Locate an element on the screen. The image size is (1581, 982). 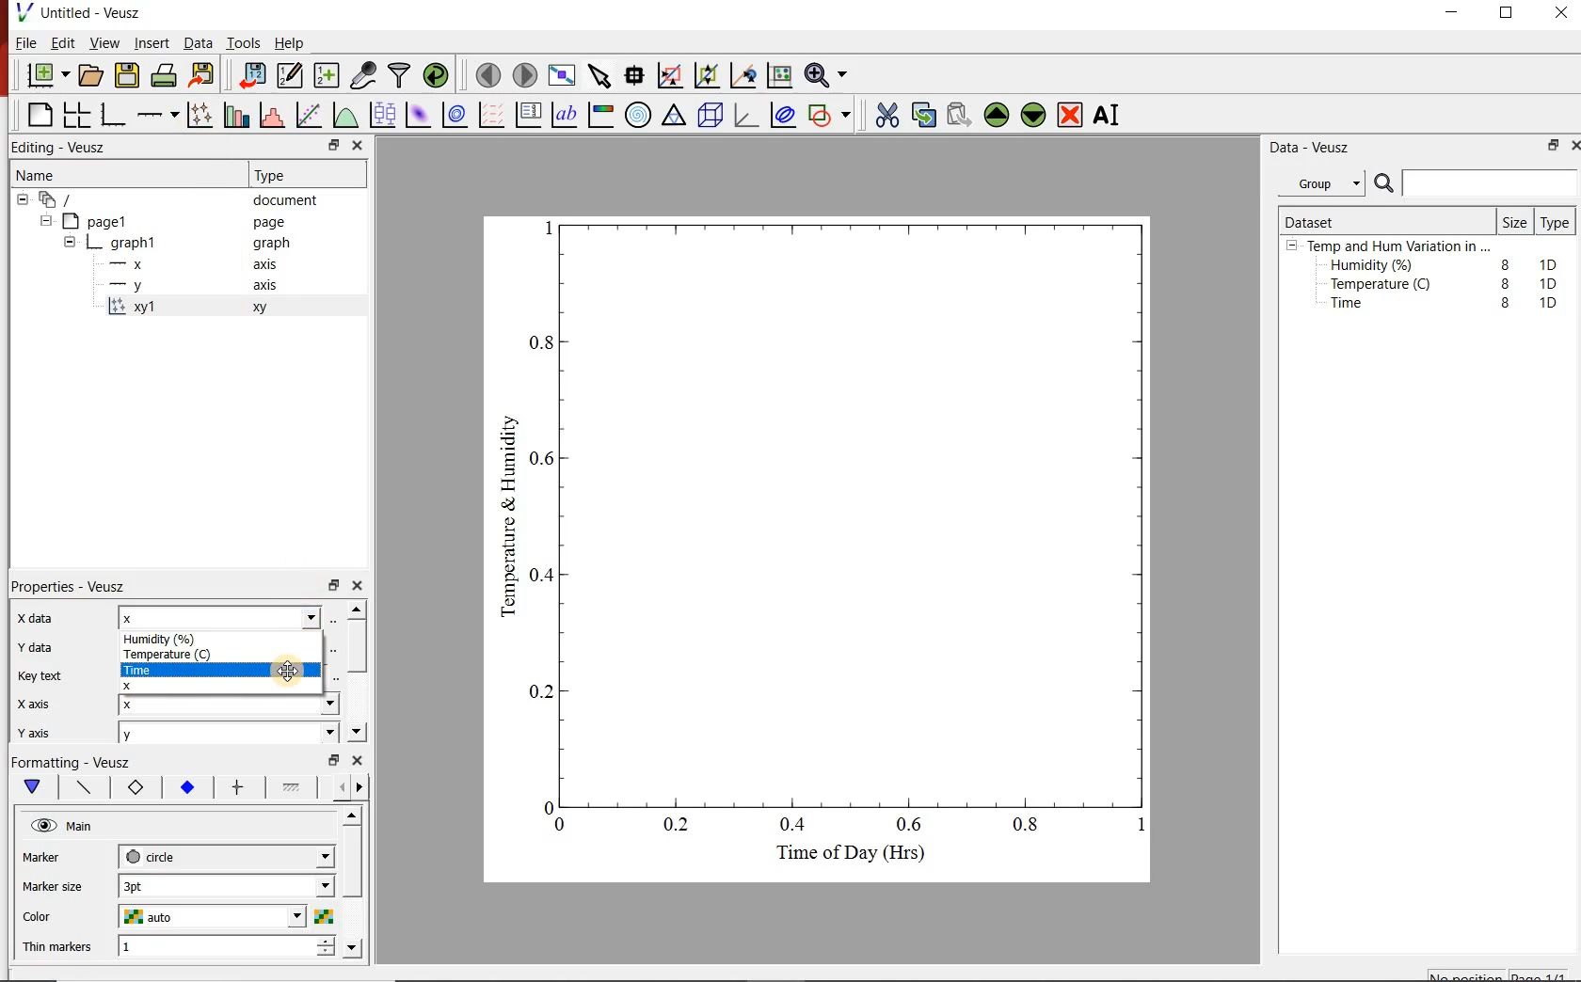
hide sub menu is located at coordinates (49, 223).